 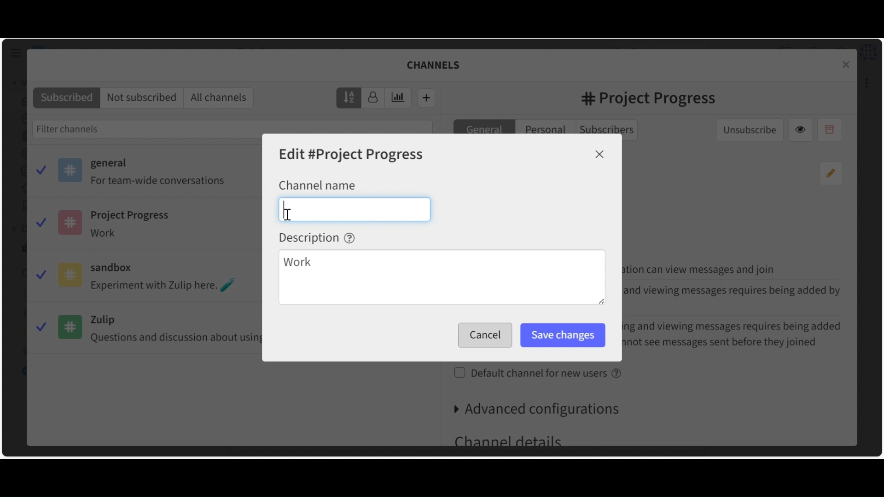 What do you see at coordinates (563, 335) in the screenshot?
I see `Save Changes` at bounding box center [563, 335].